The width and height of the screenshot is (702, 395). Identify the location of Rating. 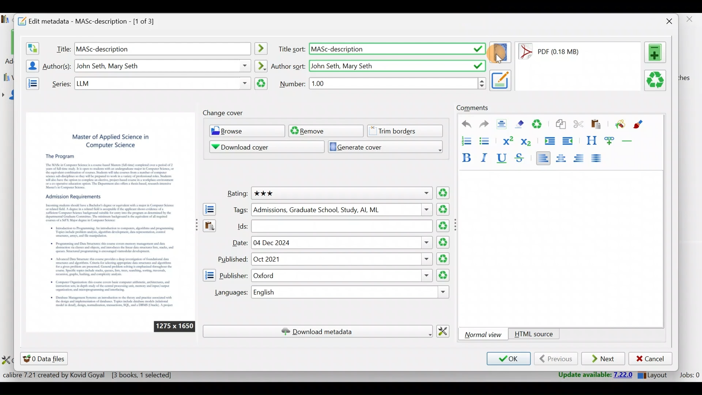
(235, 194).